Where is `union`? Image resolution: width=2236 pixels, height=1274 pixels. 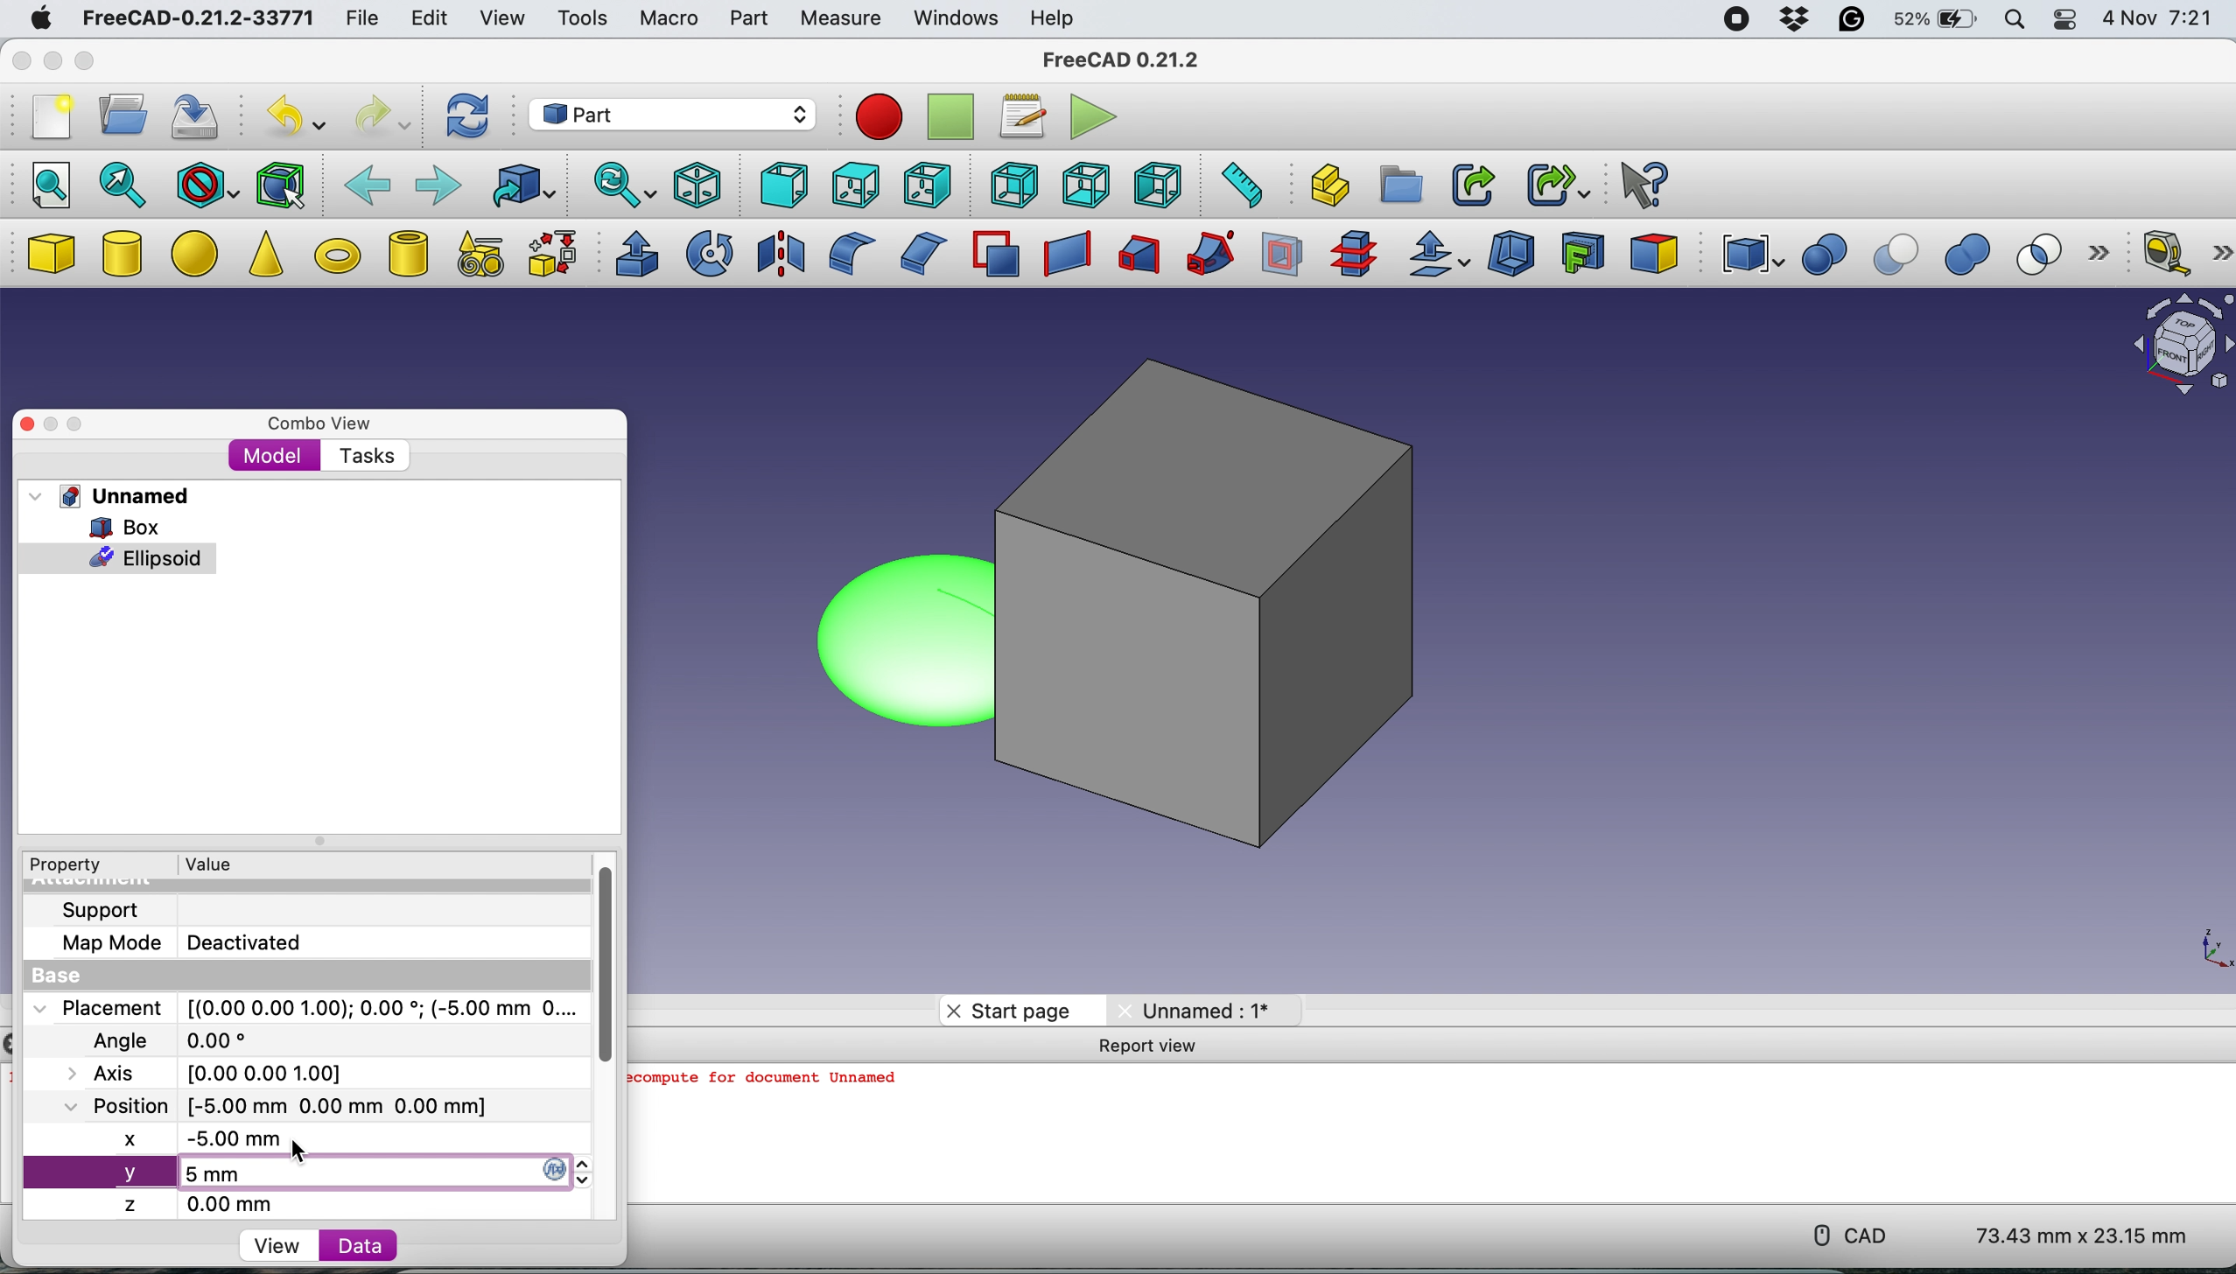 union is located at coordinates (1974, 255).